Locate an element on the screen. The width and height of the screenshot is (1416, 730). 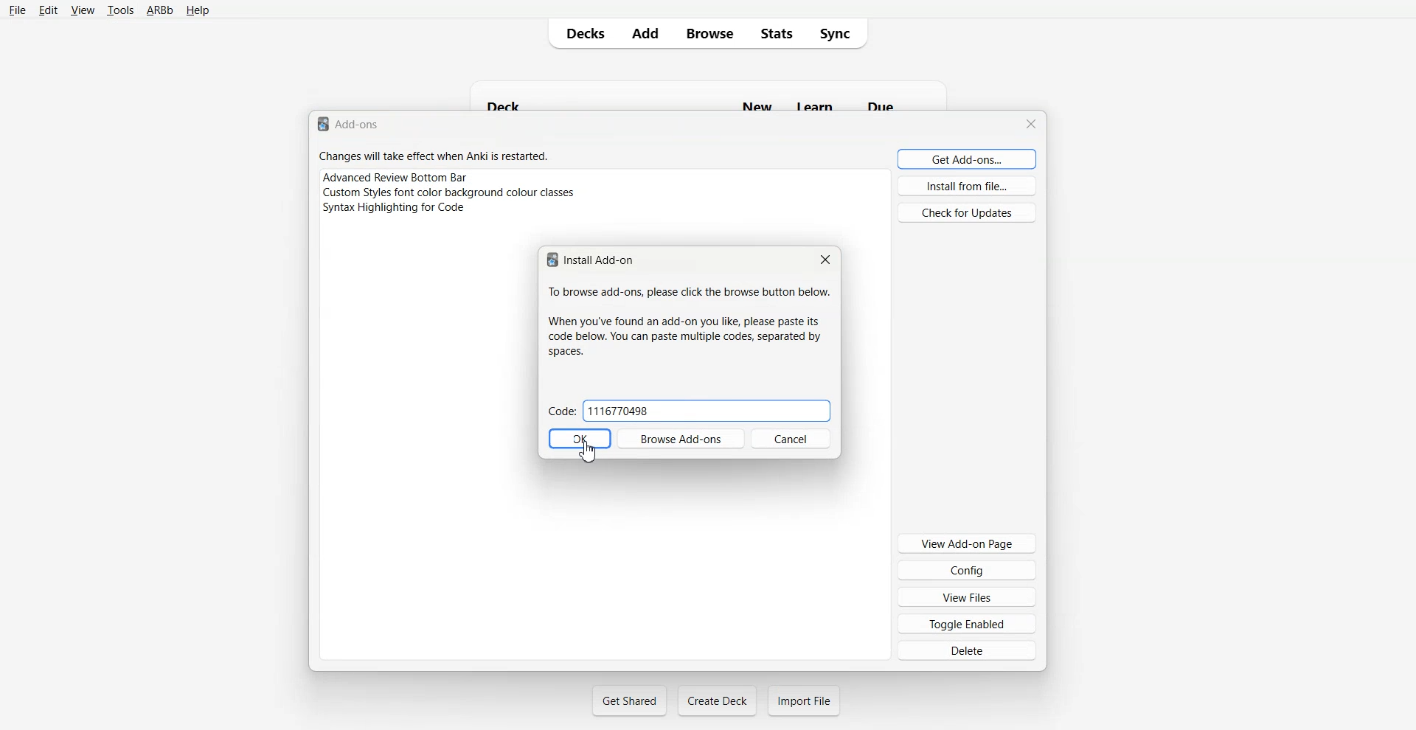
1116770498 is located at coordinates (620, 410).